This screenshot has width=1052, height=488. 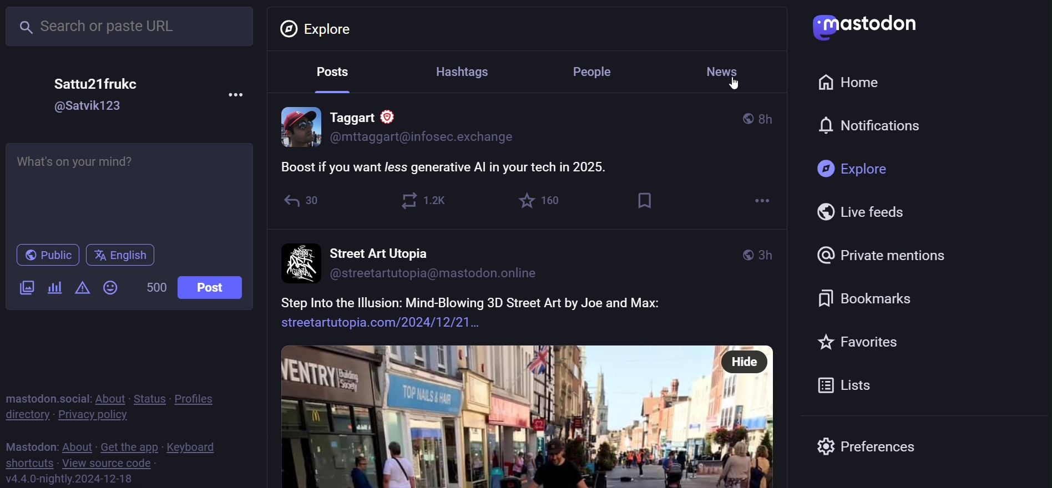 I want to click on bookmark, so click(x=870, y=296).